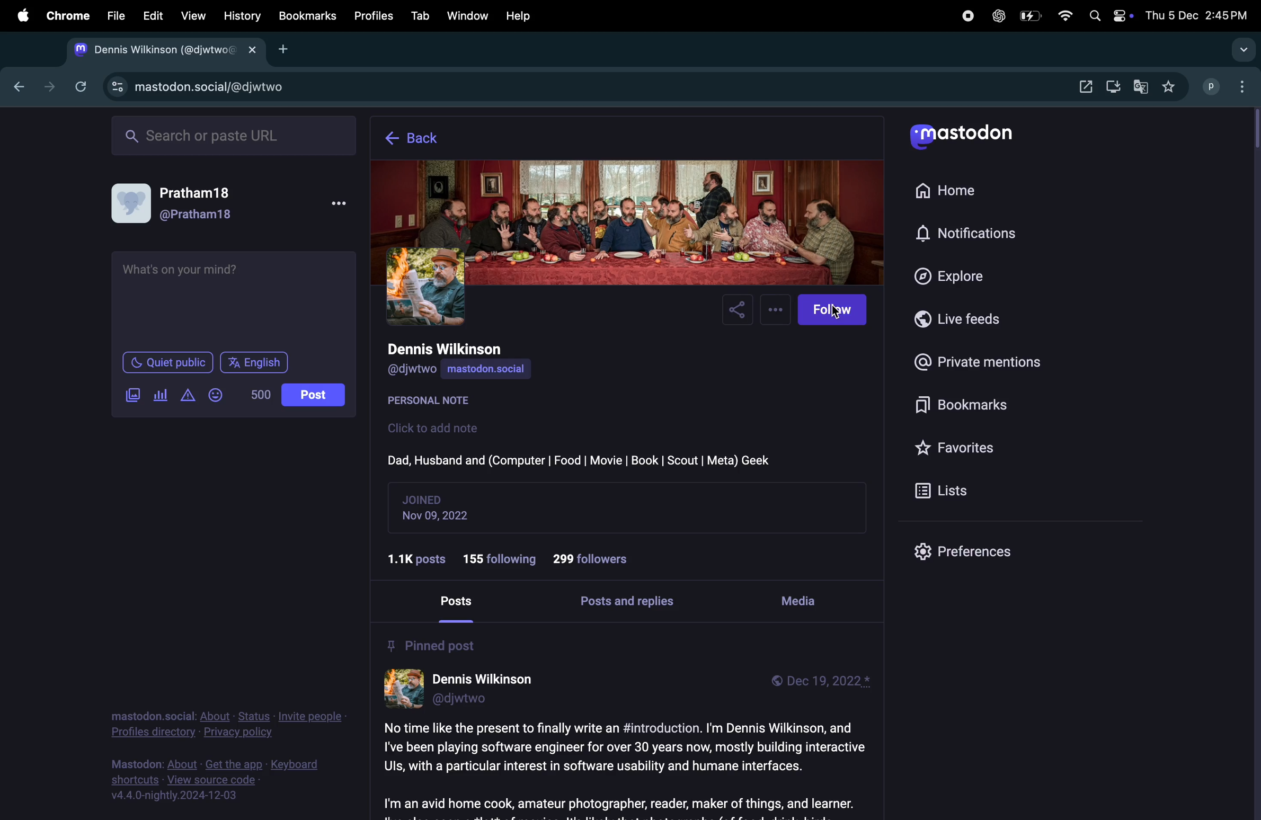 The height and width of the screenshot is (820, 1261). I want to click on private mentions, so click(982, 364).